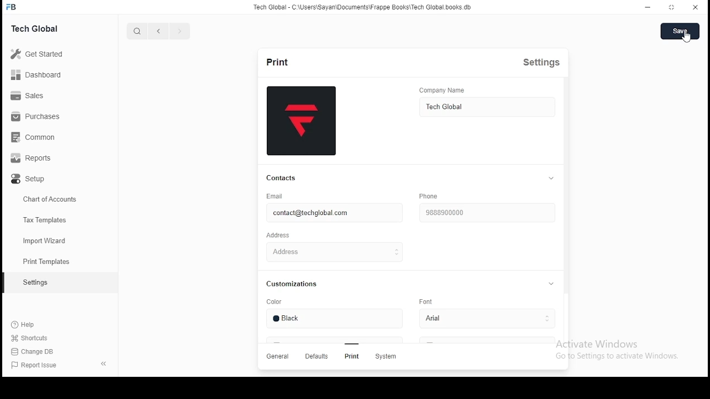  Describe the element at coordinates (48, 221) in the screenshot. I see `Tax Templates` at that location.